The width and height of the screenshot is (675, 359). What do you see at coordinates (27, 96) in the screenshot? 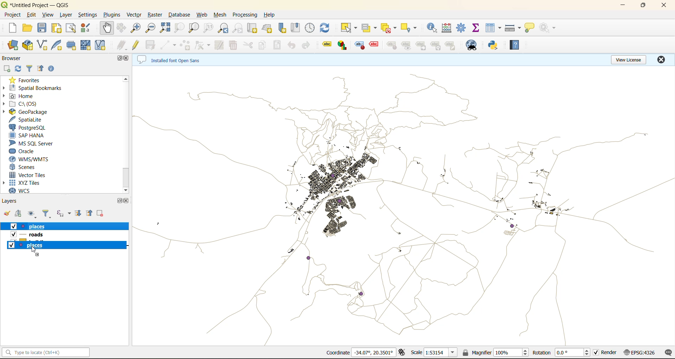
I see `home` at bounding box center [27, 96].